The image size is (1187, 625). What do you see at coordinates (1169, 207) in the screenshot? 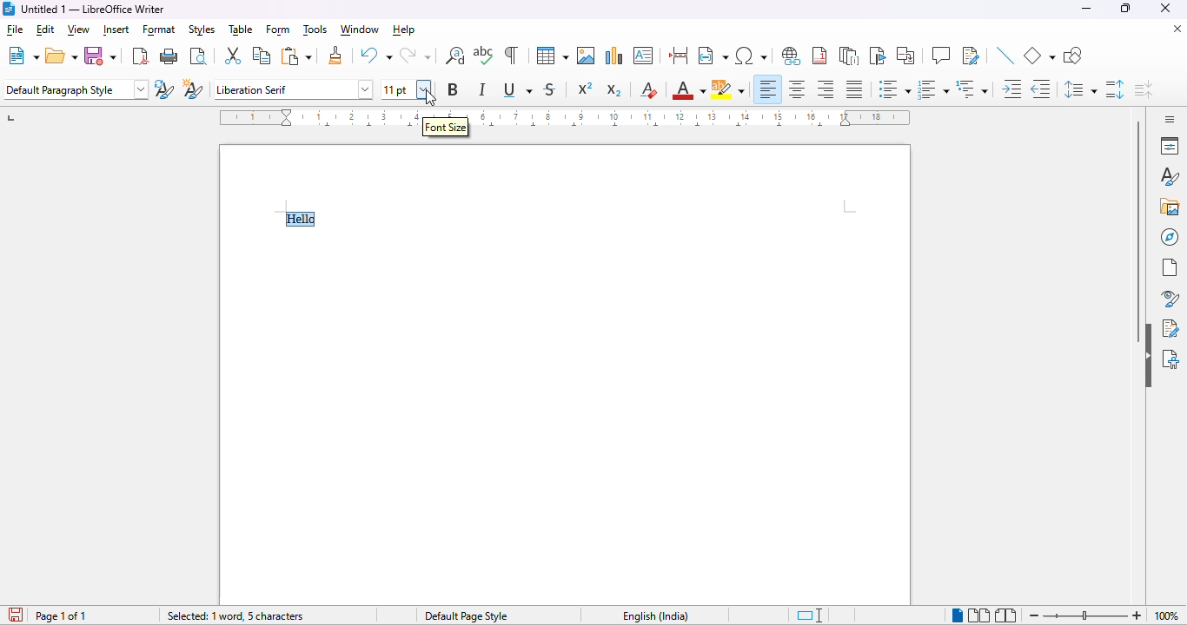
I see `gallery` at bounding box center [1169, 207].